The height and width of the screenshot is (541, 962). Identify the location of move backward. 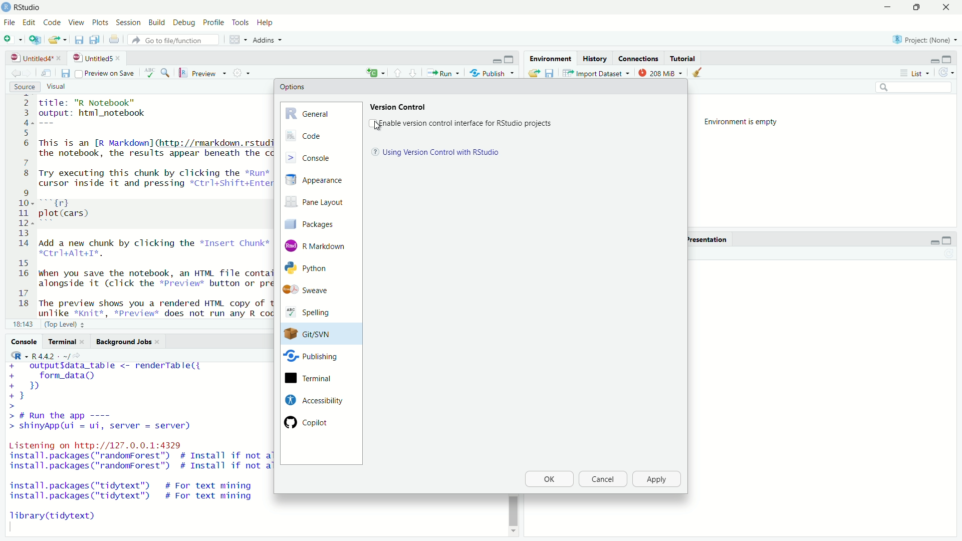
(29, 73).